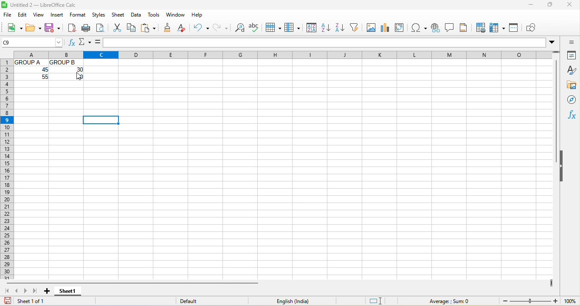  Describe the element at coordinates (291, 301) in the screenshot. I see `English (India)` at that location.